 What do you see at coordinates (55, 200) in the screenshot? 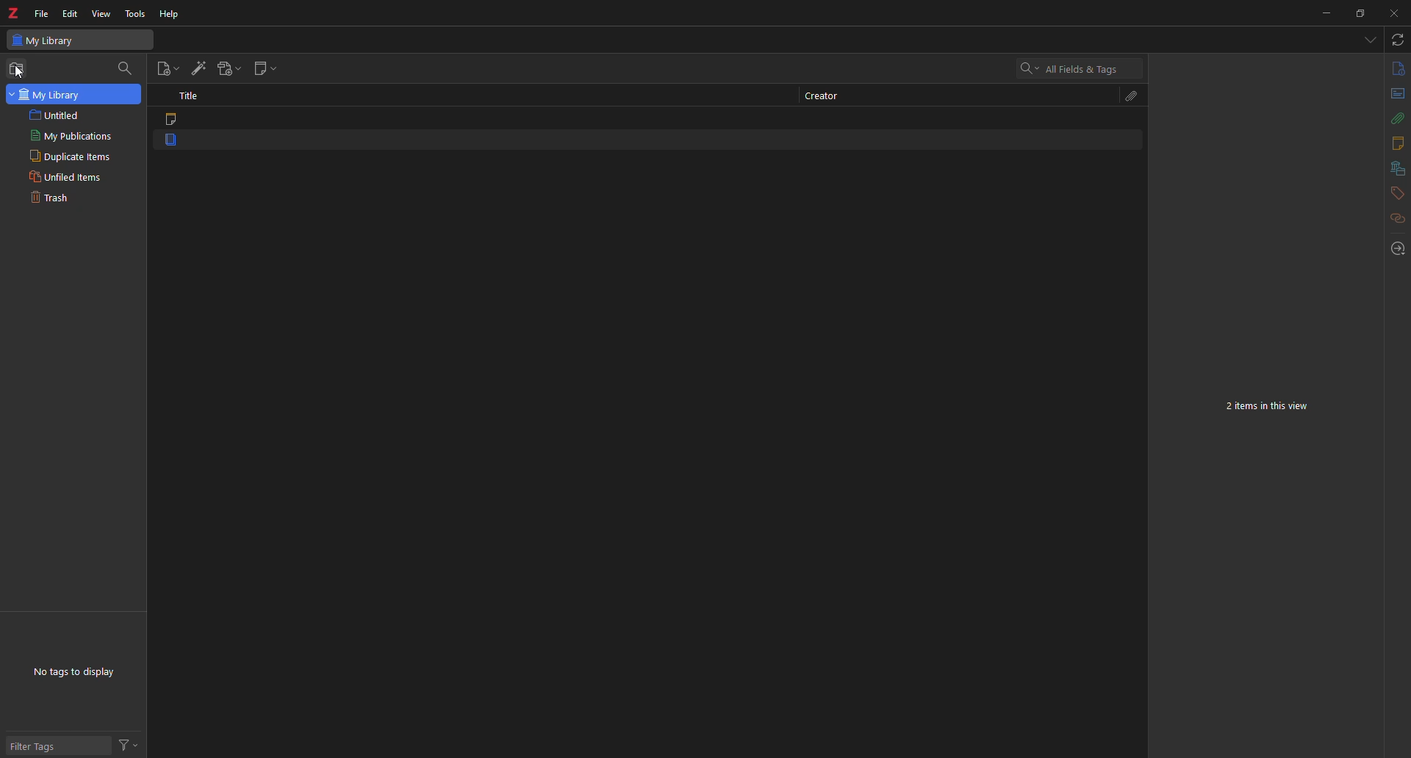
I see `trash` at bounding box center [55, 200].